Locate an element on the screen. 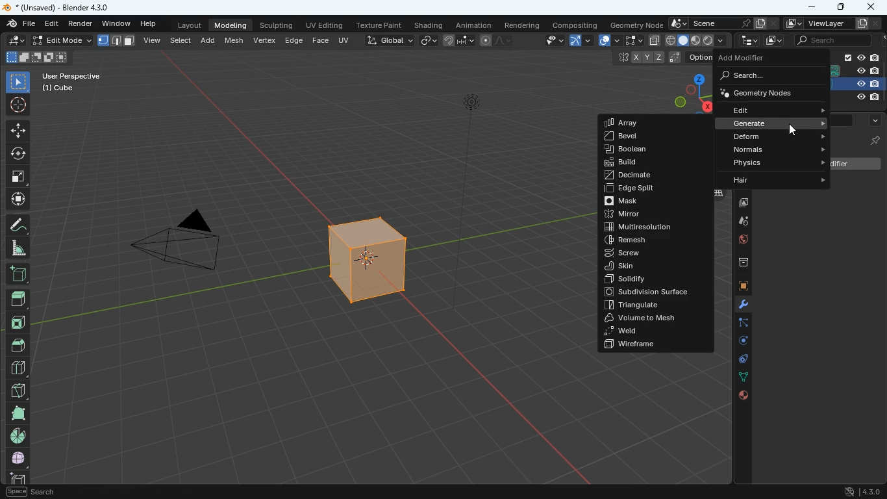  boclean is located at coordinates (636, 149).